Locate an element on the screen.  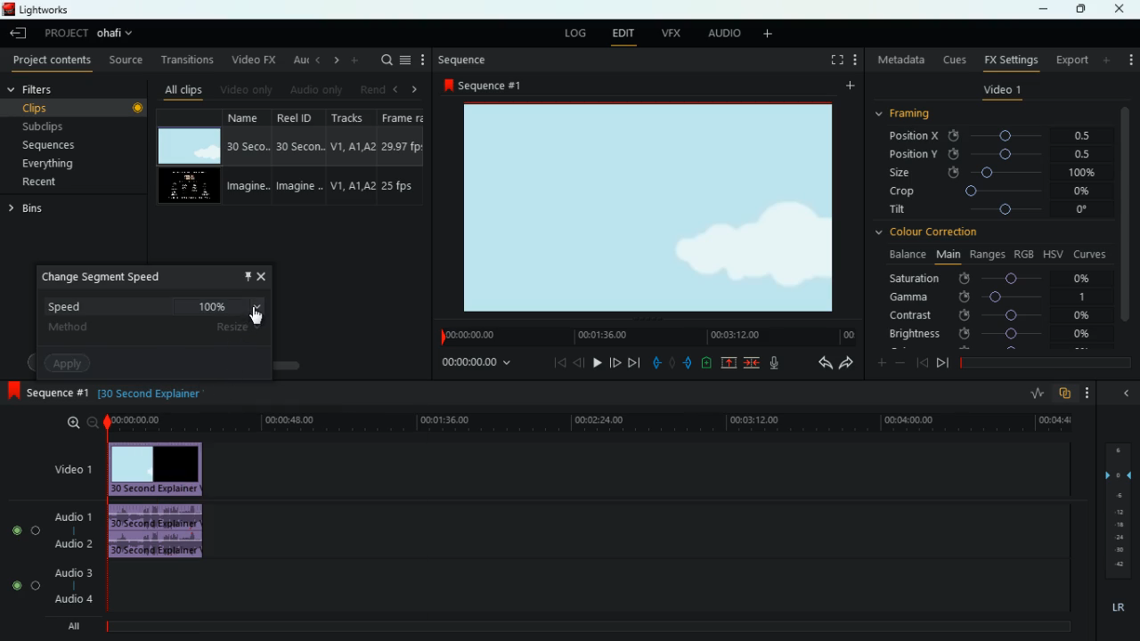
cues is located at coordinates (950, 59).